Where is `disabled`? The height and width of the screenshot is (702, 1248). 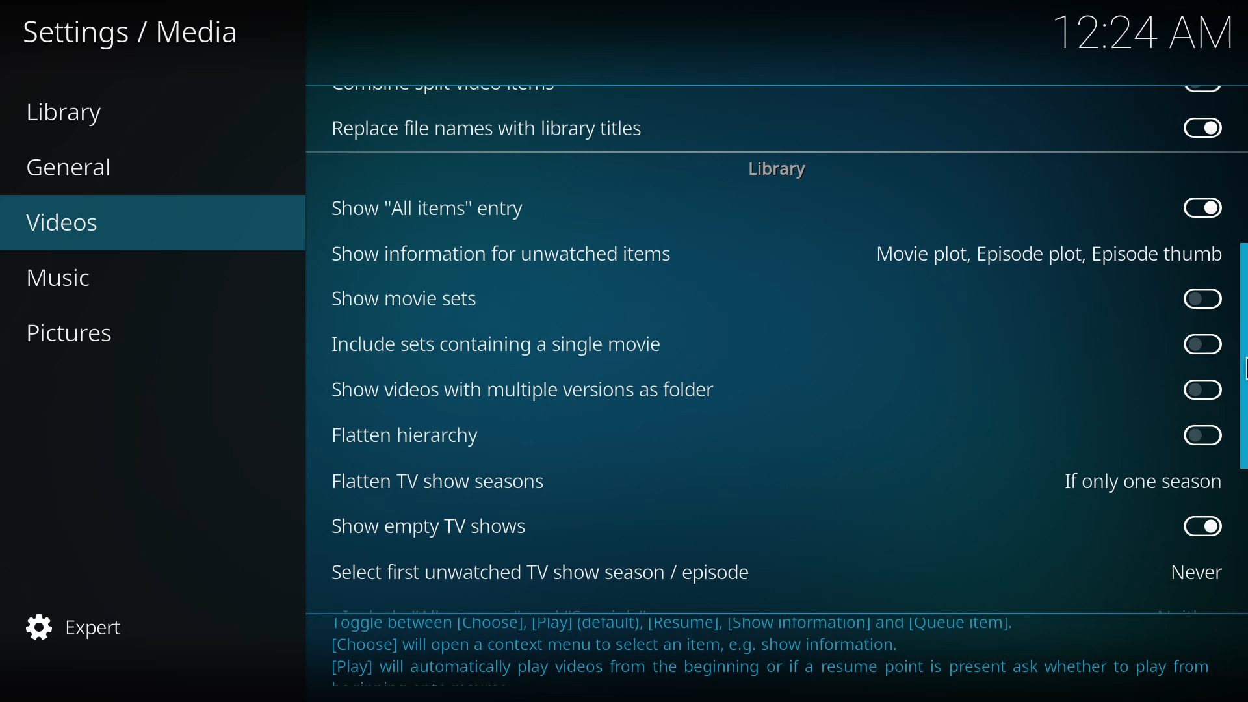 disabled is located at coordinates (1204, 207).